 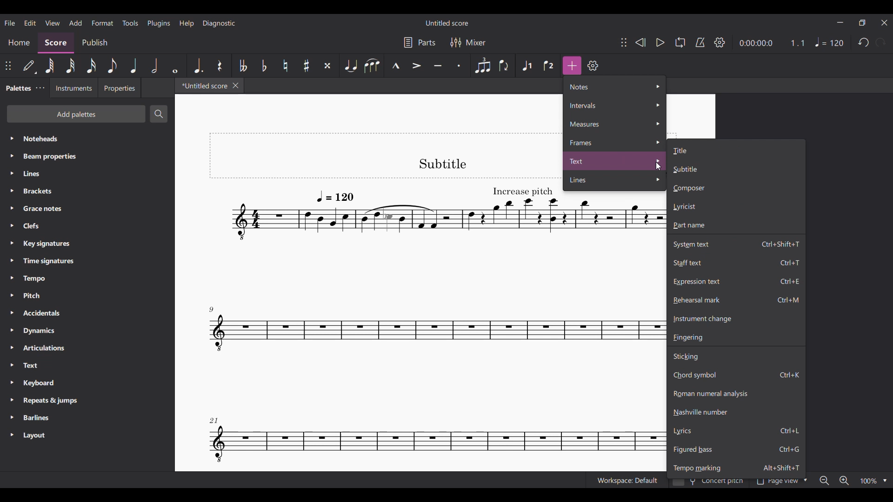 What do you see at coordinates (549, 66) in the screenshot?
I see `Voice 2` at bounding box center [549, 66].